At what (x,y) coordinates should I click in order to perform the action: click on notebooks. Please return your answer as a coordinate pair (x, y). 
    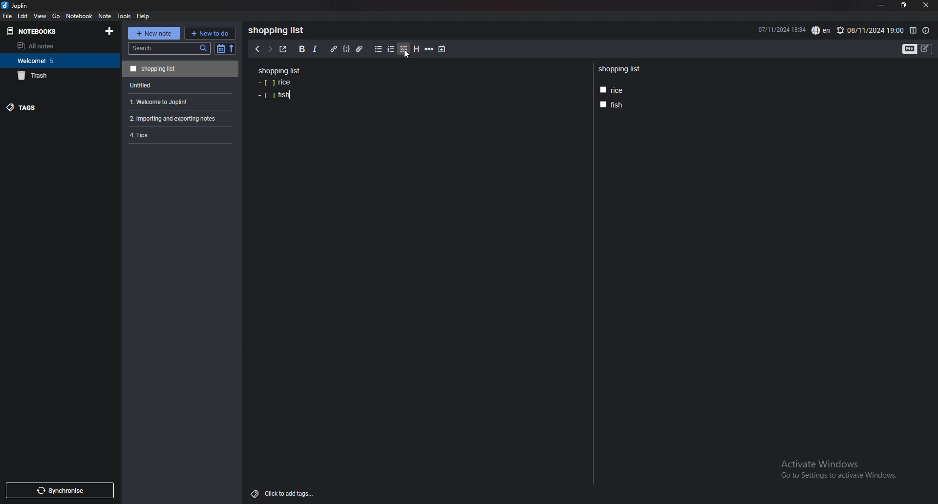
    Looking at the image, I should click on (45, 32).